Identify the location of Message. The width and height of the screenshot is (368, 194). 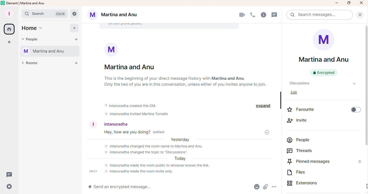
(131, 133).